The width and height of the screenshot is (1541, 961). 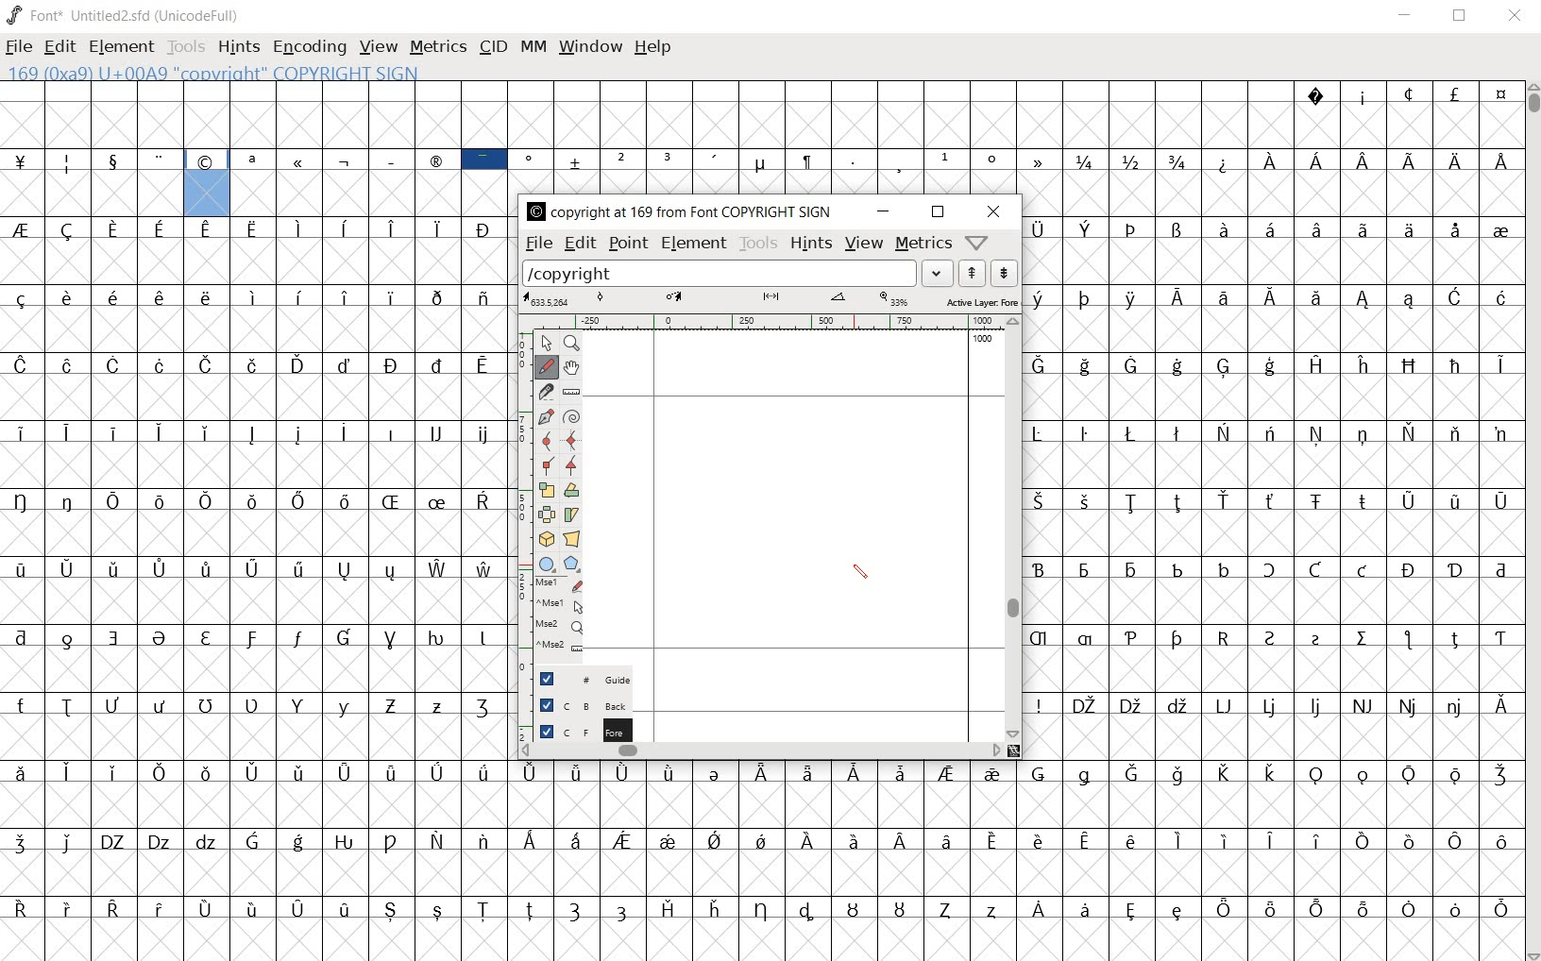 What do you see at coordinates (572, 540) in the screenshot?
I see `perform a perspective transformation on the selection` at bounding box center [572, 540].